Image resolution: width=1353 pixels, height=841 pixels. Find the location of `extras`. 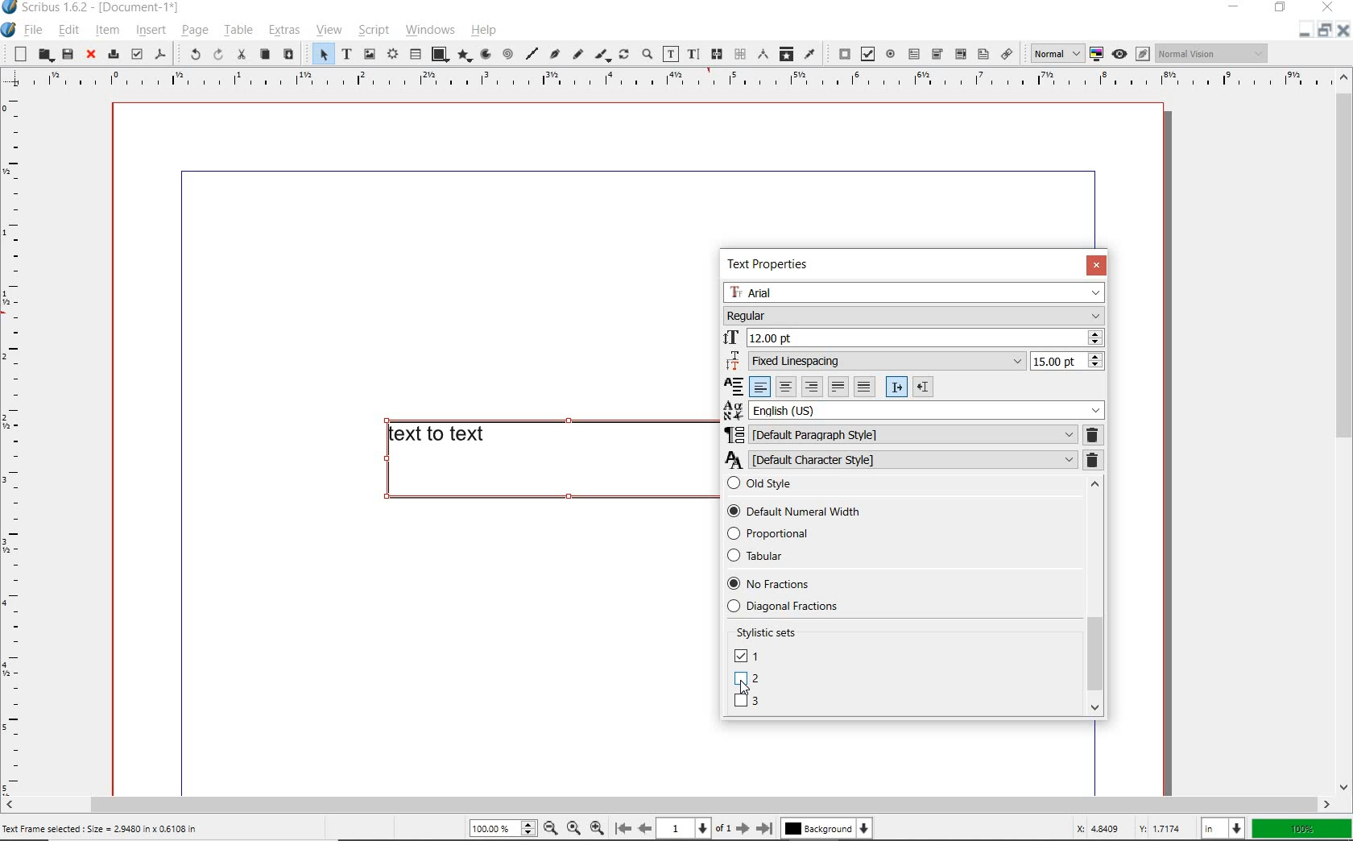

extras is located at coordinates (283, 32).